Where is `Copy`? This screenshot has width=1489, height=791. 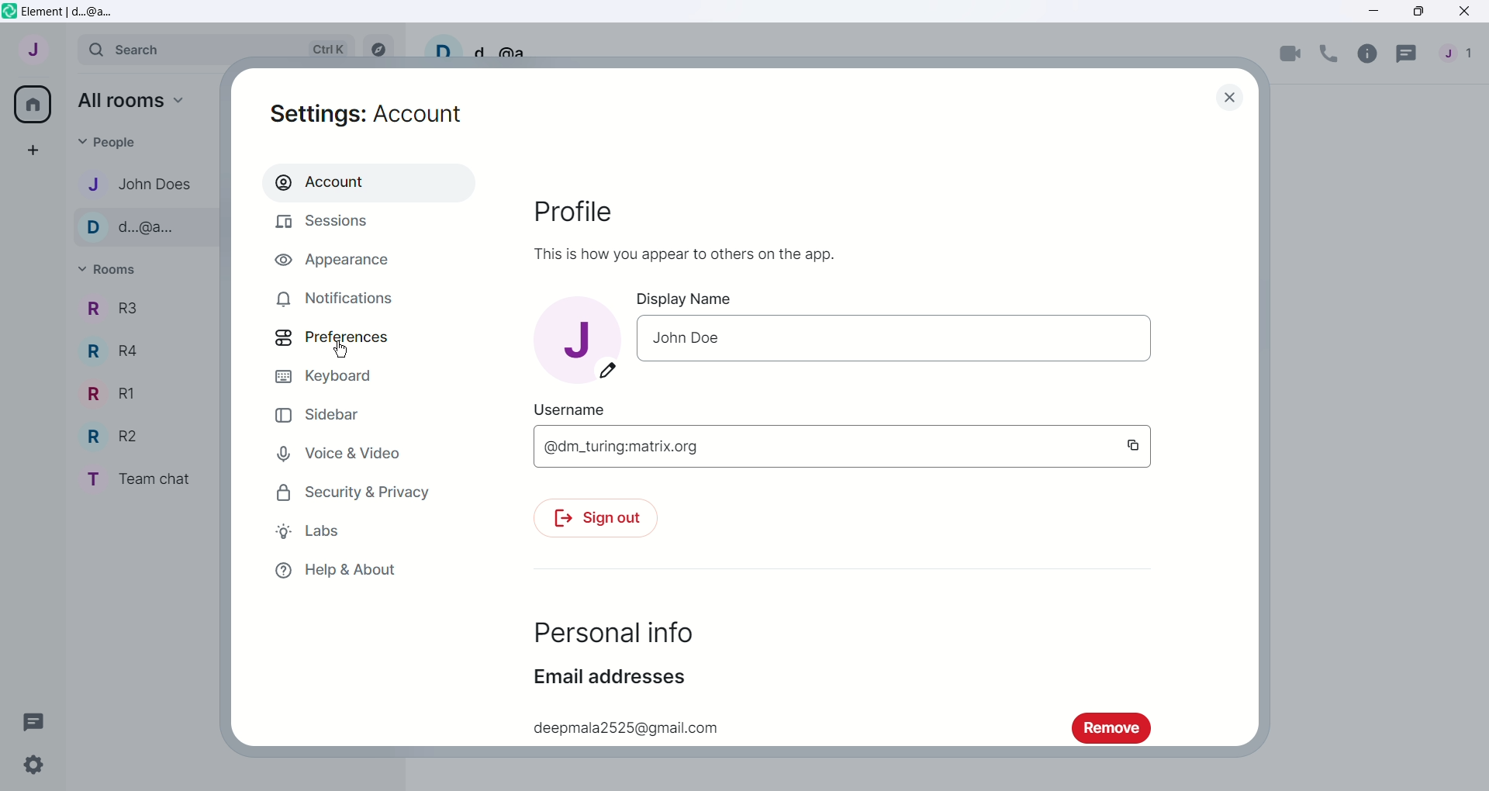 Copy is located at coordinates (1132, 445).